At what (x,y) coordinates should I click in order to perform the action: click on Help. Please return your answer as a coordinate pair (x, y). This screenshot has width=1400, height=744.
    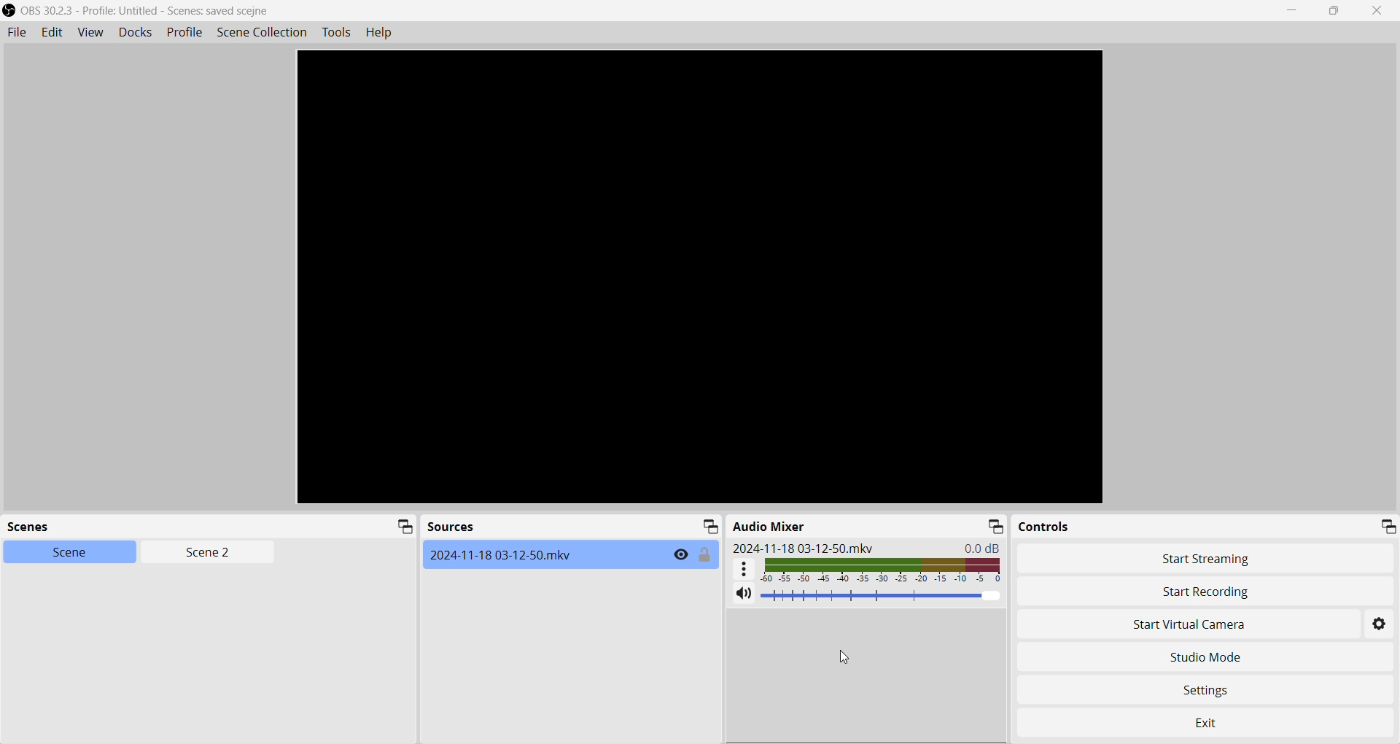
    Looking at the image, I should click on (384, 34).